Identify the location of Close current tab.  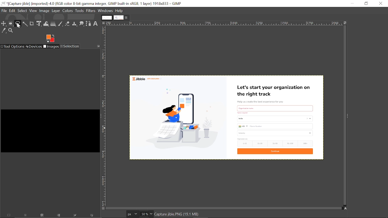
(127, 18).